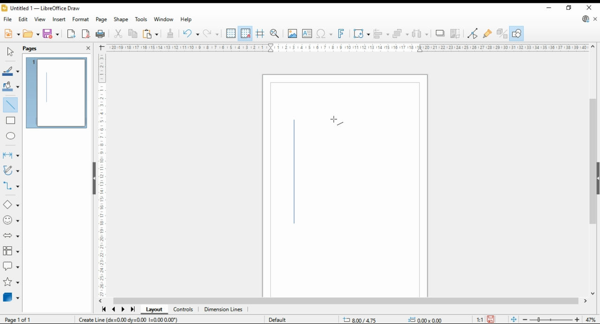  Describe the element at coordinates (473, 32) in the screenshot. I see `toggle point edit mode` at that location.